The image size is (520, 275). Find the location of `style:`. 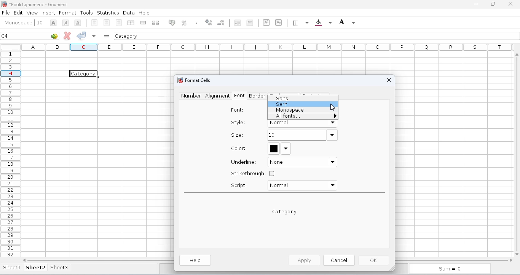

style: is located at coordinates (238, 122).